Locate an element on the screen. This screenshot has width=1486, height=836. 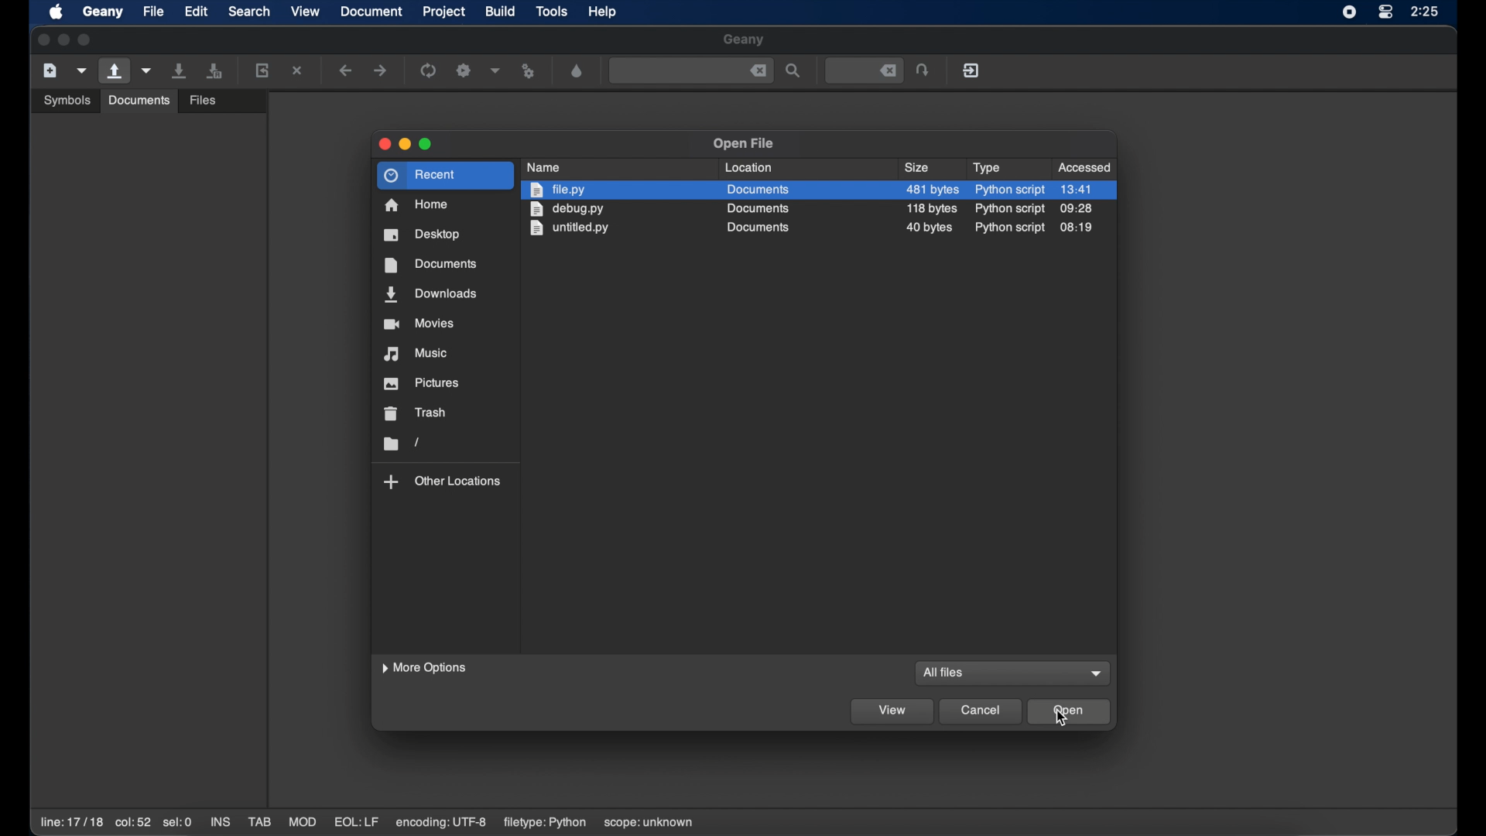
reload current file from disk is located at coordinates (262, 70).